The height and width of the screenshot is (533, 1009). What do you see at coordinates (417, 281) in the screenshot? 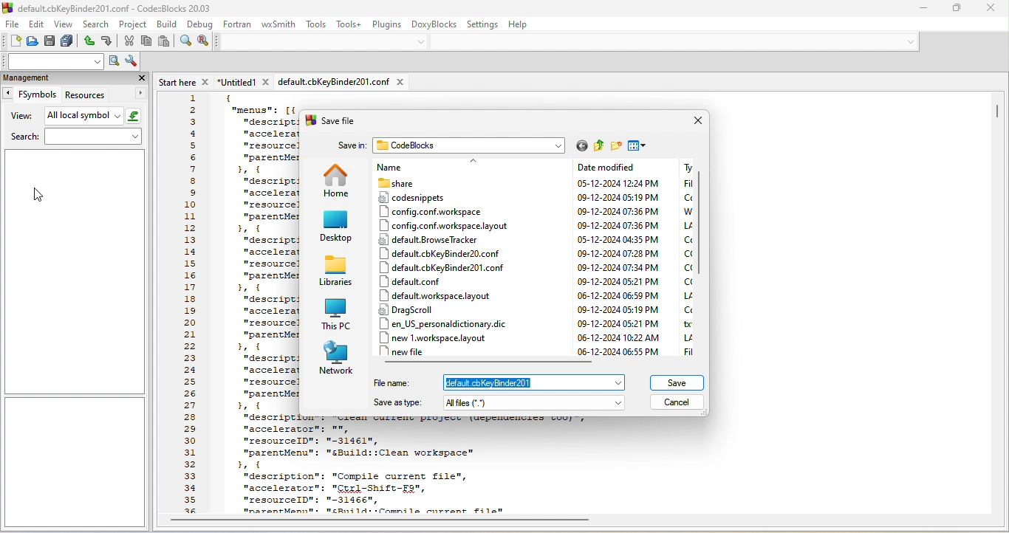
I see `default conf` at bounding box center [417, 281].